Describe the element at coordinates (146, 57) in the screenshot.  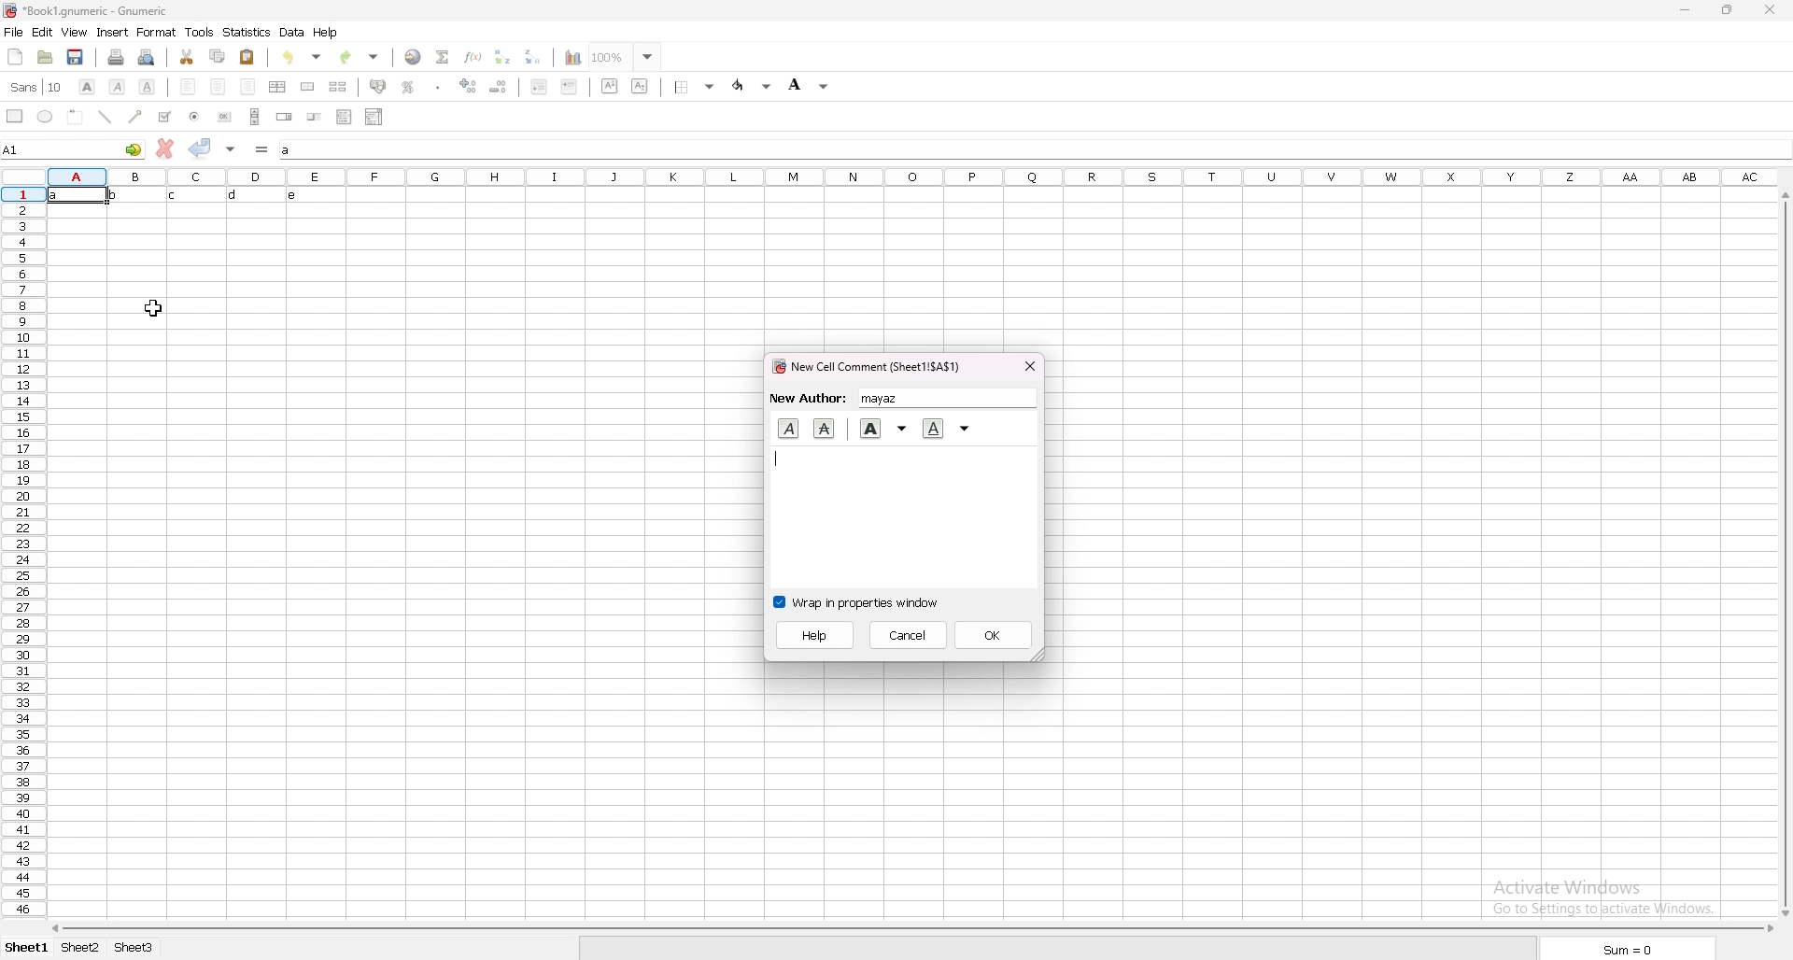
I see `print preview` at that location.